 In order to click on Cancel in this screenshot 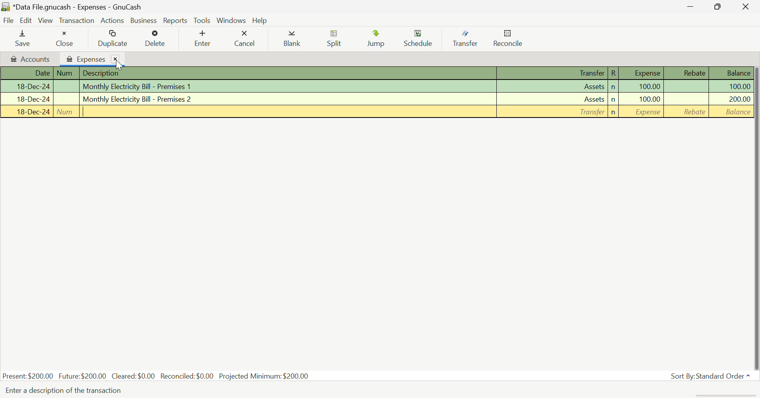, I will do `click(245, 39)`.